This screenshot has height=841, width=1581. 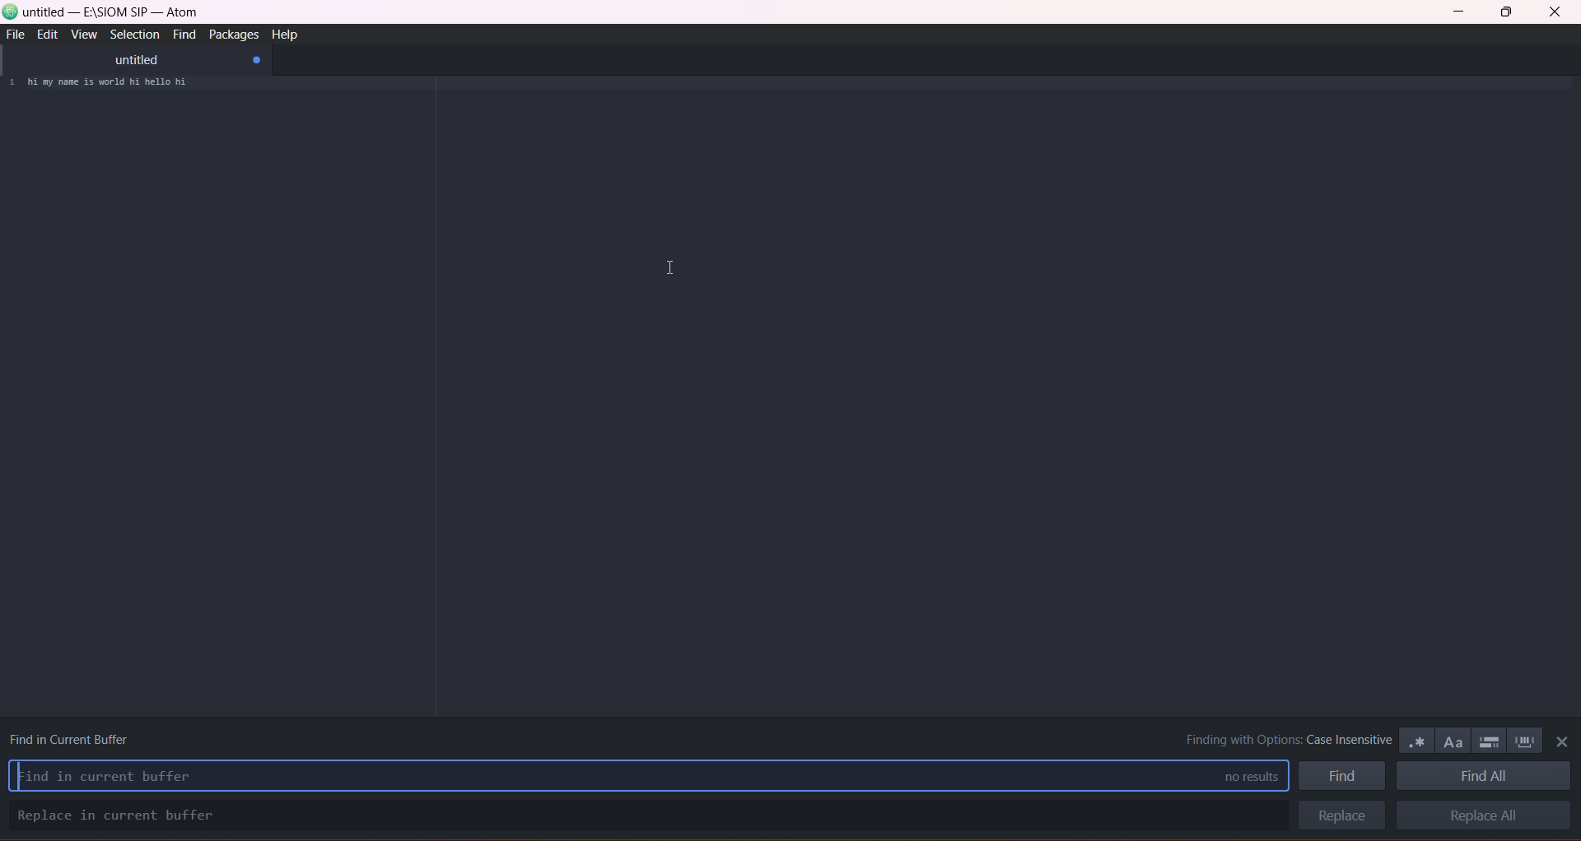 What do you see at coordinates (113, 13) in the screenshot?
I see `untitled-e:\siom sp-atom` at bounding box center [113, 13].